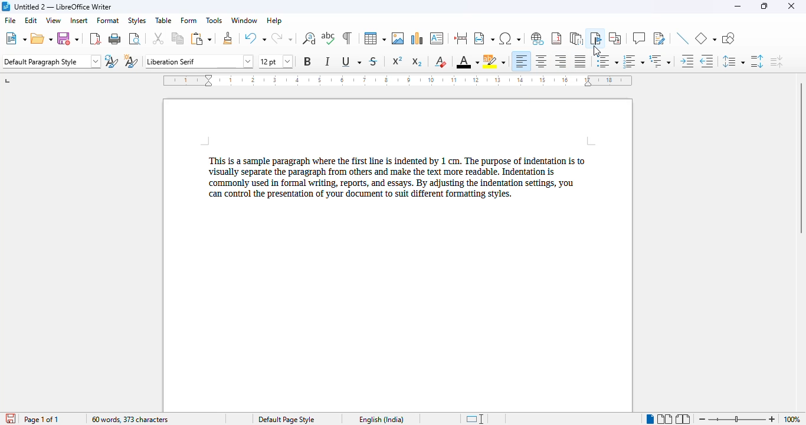  What do you see at coordinates (398, 61) in the screenshot?
I see `superscript` at bounding box center [398, 61].